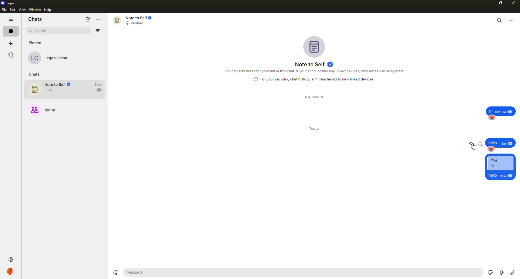 Image resolution: width=520 pixels, height=279 pixels. Describe the element at coordinates (314, 79) in the screenshot. I see `info` at that location.